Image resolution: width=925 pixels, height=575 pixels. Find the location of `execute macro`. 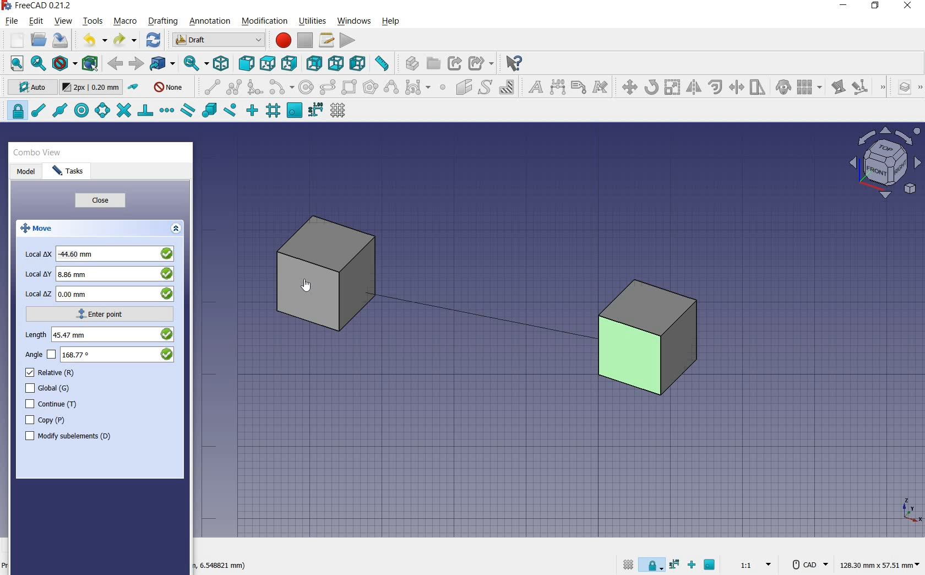

execute macro is located at coordinates (347, 41).